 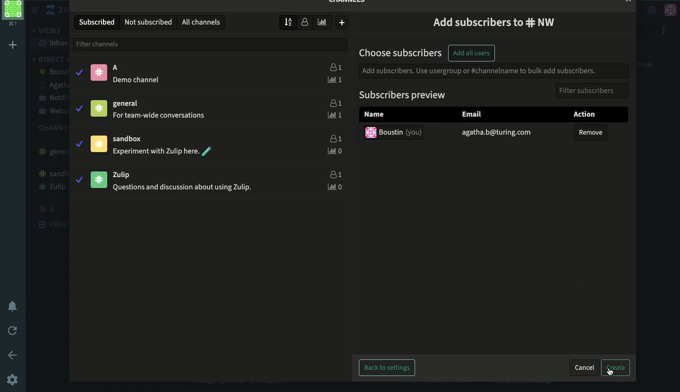 I want to click on Zulip, so click(x=126, y=175).